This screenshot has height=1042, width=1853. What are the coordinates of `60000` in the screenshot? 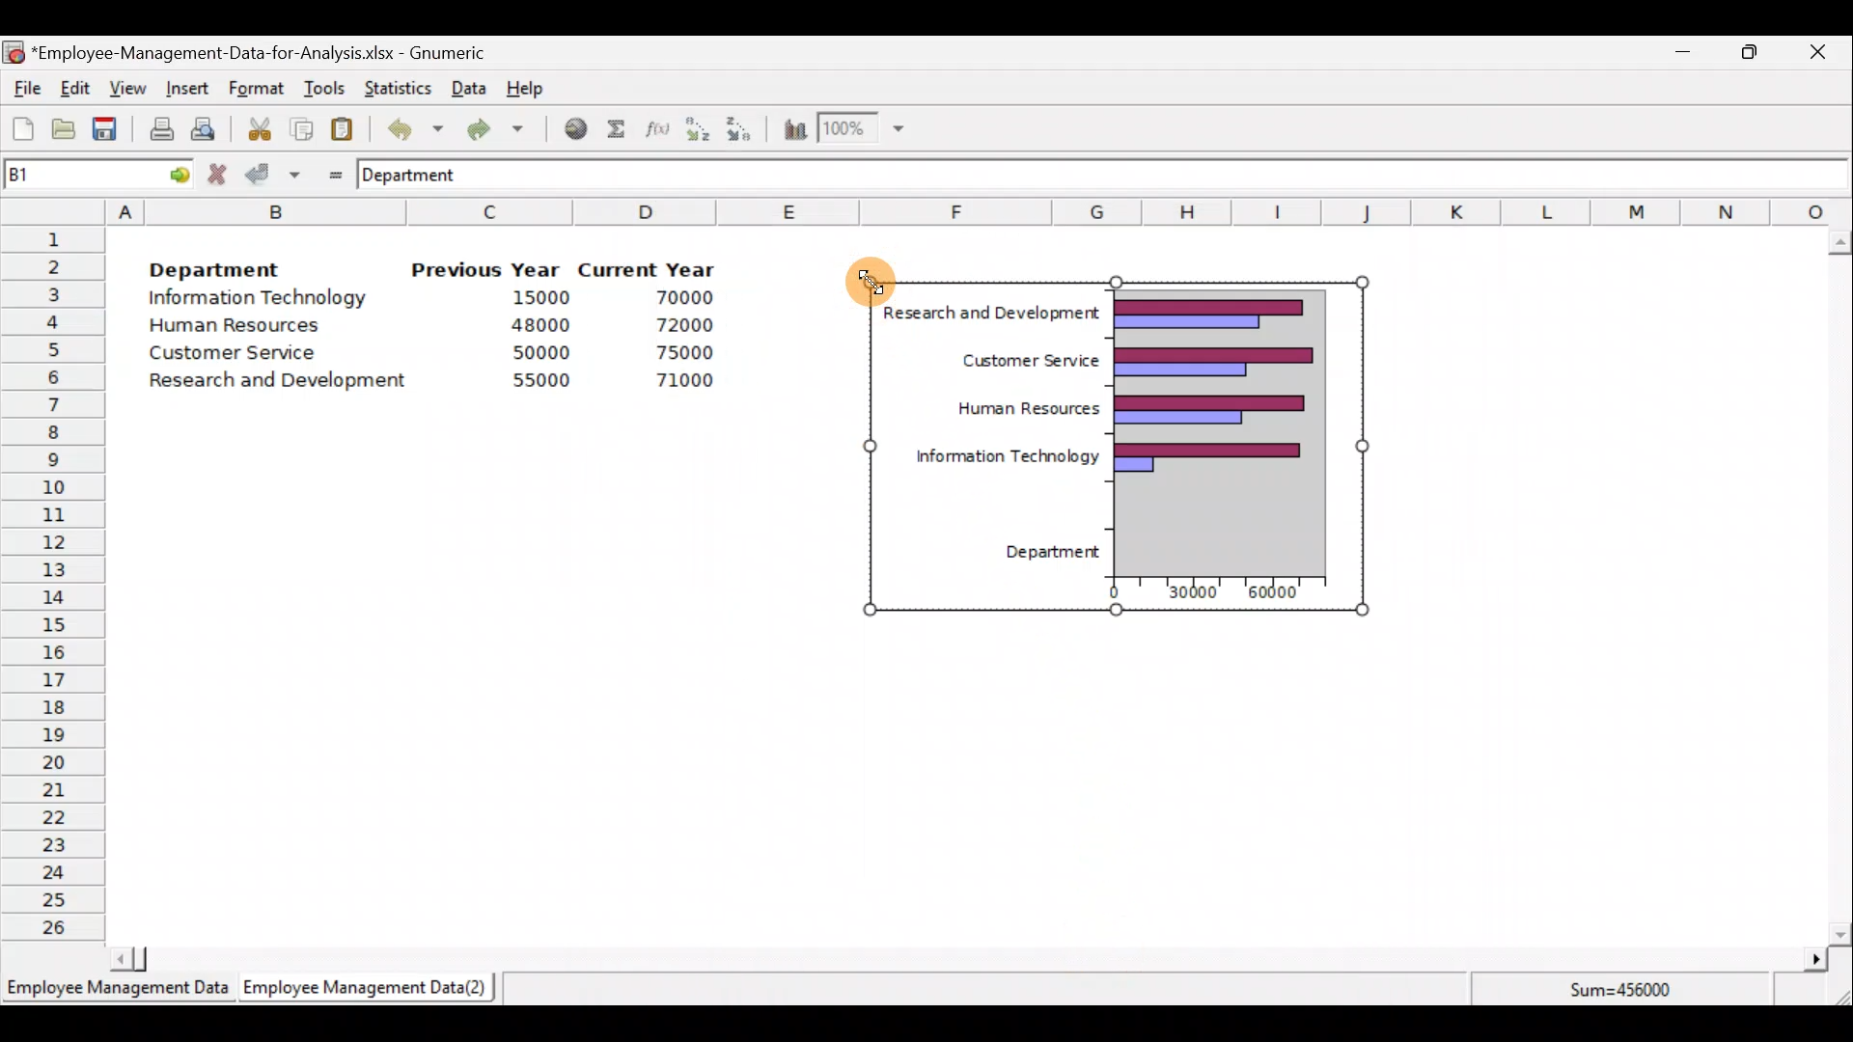 It's located at (1274, 594).